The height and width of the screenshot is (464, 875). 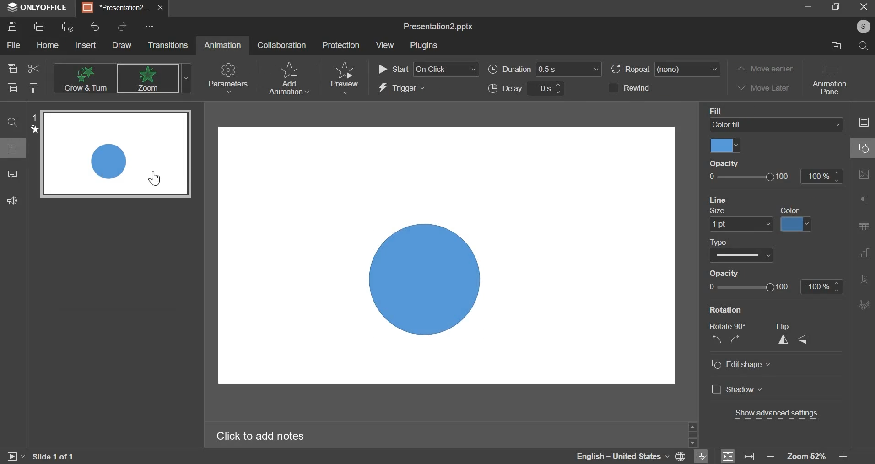 I want to click on Slide 1 of 1, so click(x=58, y=455).